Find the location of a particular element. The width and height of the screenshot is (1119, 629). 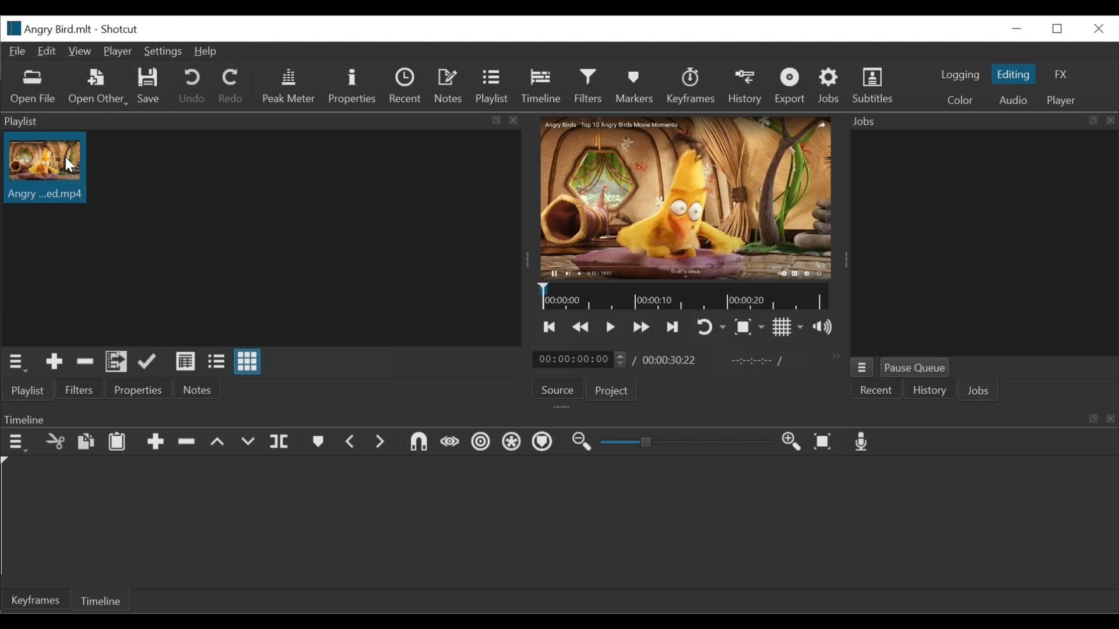

Rippe is located at coordinates (480, 443).